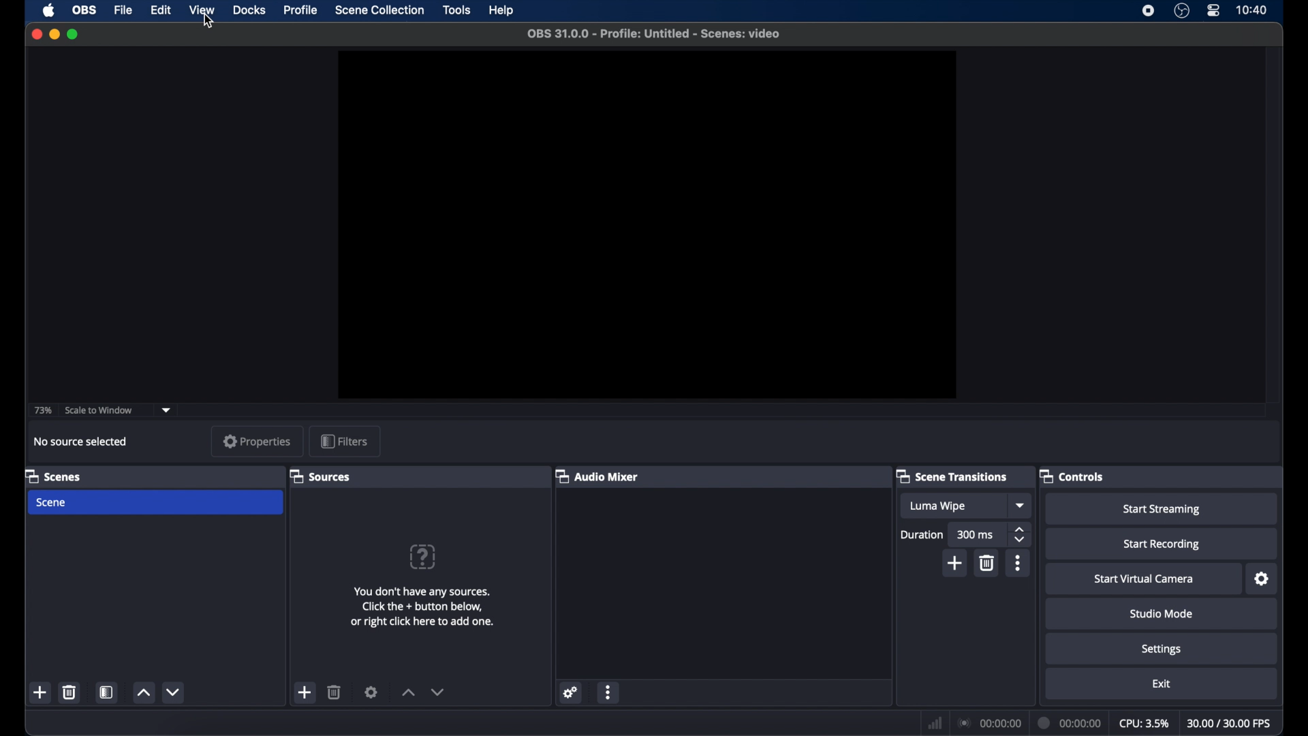  What do you see at coordinates (954, 563) in the screenshot?
I see `add` at bounding box center [954, 563].